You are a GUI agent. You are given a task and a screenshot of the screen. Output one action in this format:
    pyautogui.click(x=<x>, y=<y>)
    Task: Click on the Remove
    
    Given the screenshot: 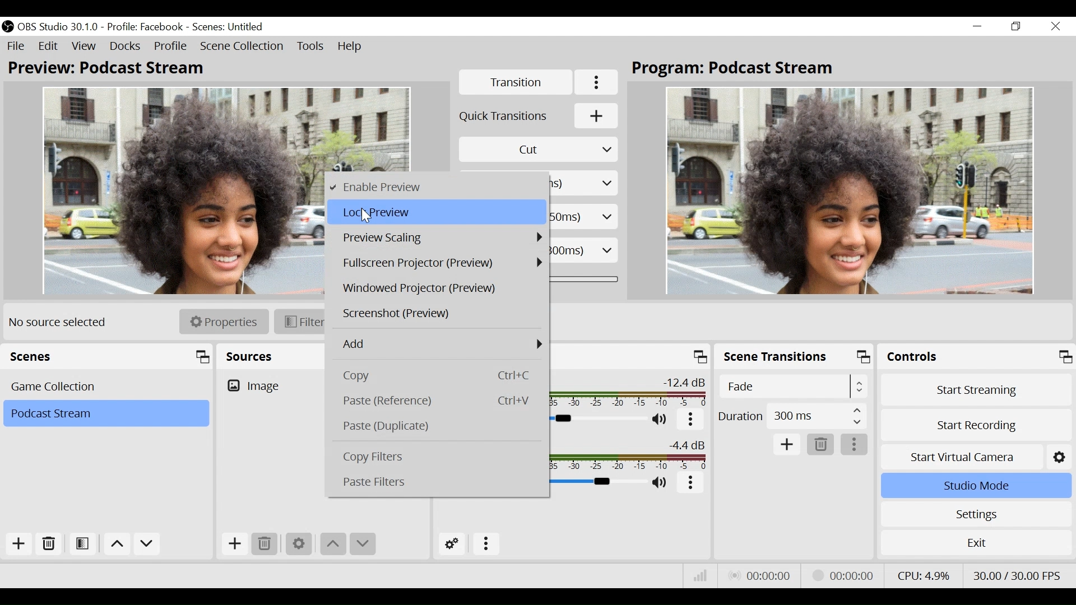 What is the action you would take?
    pyautogui.click(x=48, y=544)
    